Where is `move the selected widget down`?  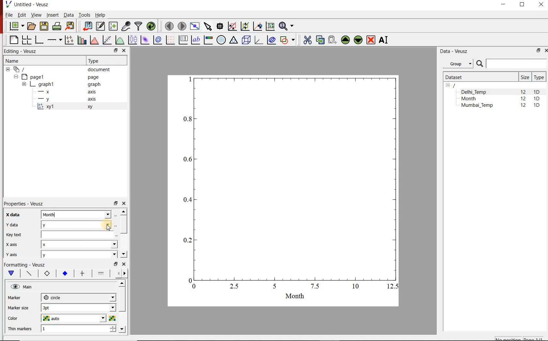 move the selected widget down is located at coordinates (358, 40).